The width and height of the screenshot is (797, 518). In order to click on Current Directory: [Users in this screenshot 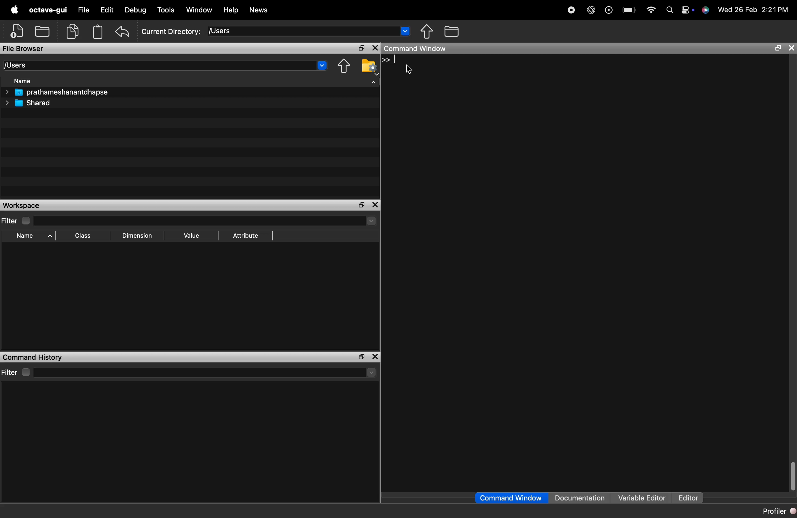, I will do `click(168, 31)`.